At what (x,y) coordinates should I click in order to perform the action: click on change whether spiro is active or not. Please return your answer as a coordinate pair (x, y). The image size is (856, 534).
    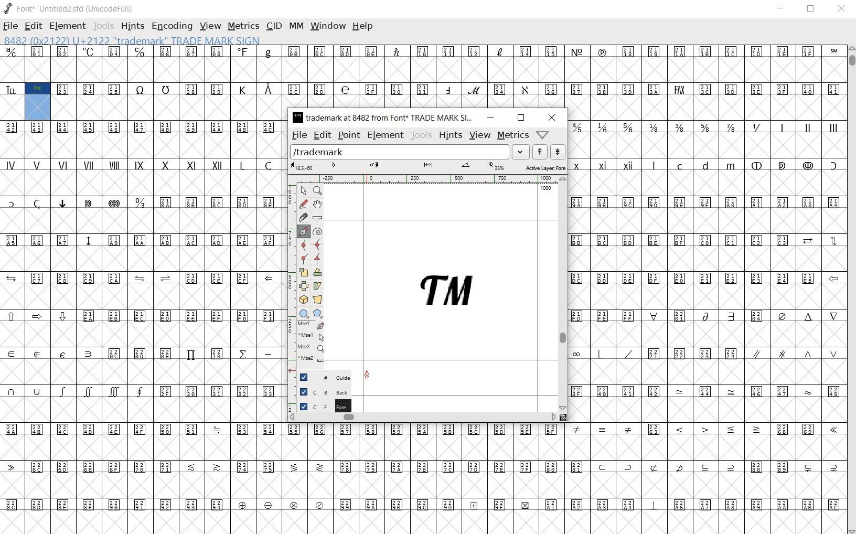
    Looking at the image, I should click on (317, 231).